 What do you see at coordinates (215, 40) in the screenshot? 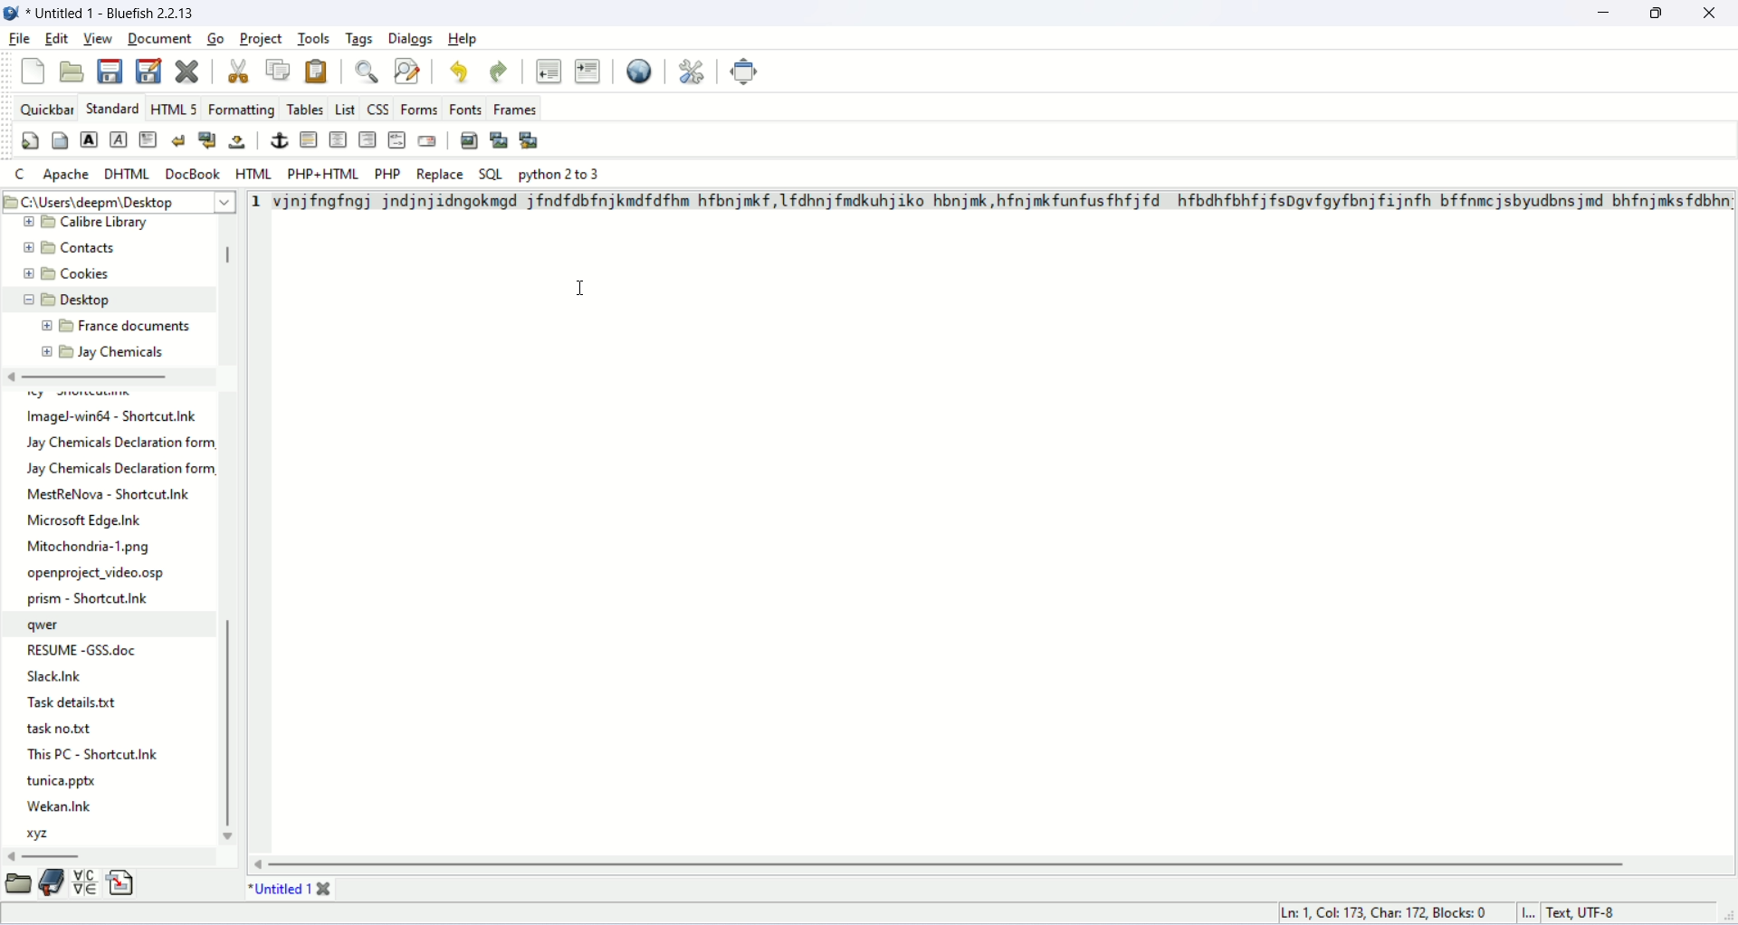
I see `go` at bounding box center [215, 40].